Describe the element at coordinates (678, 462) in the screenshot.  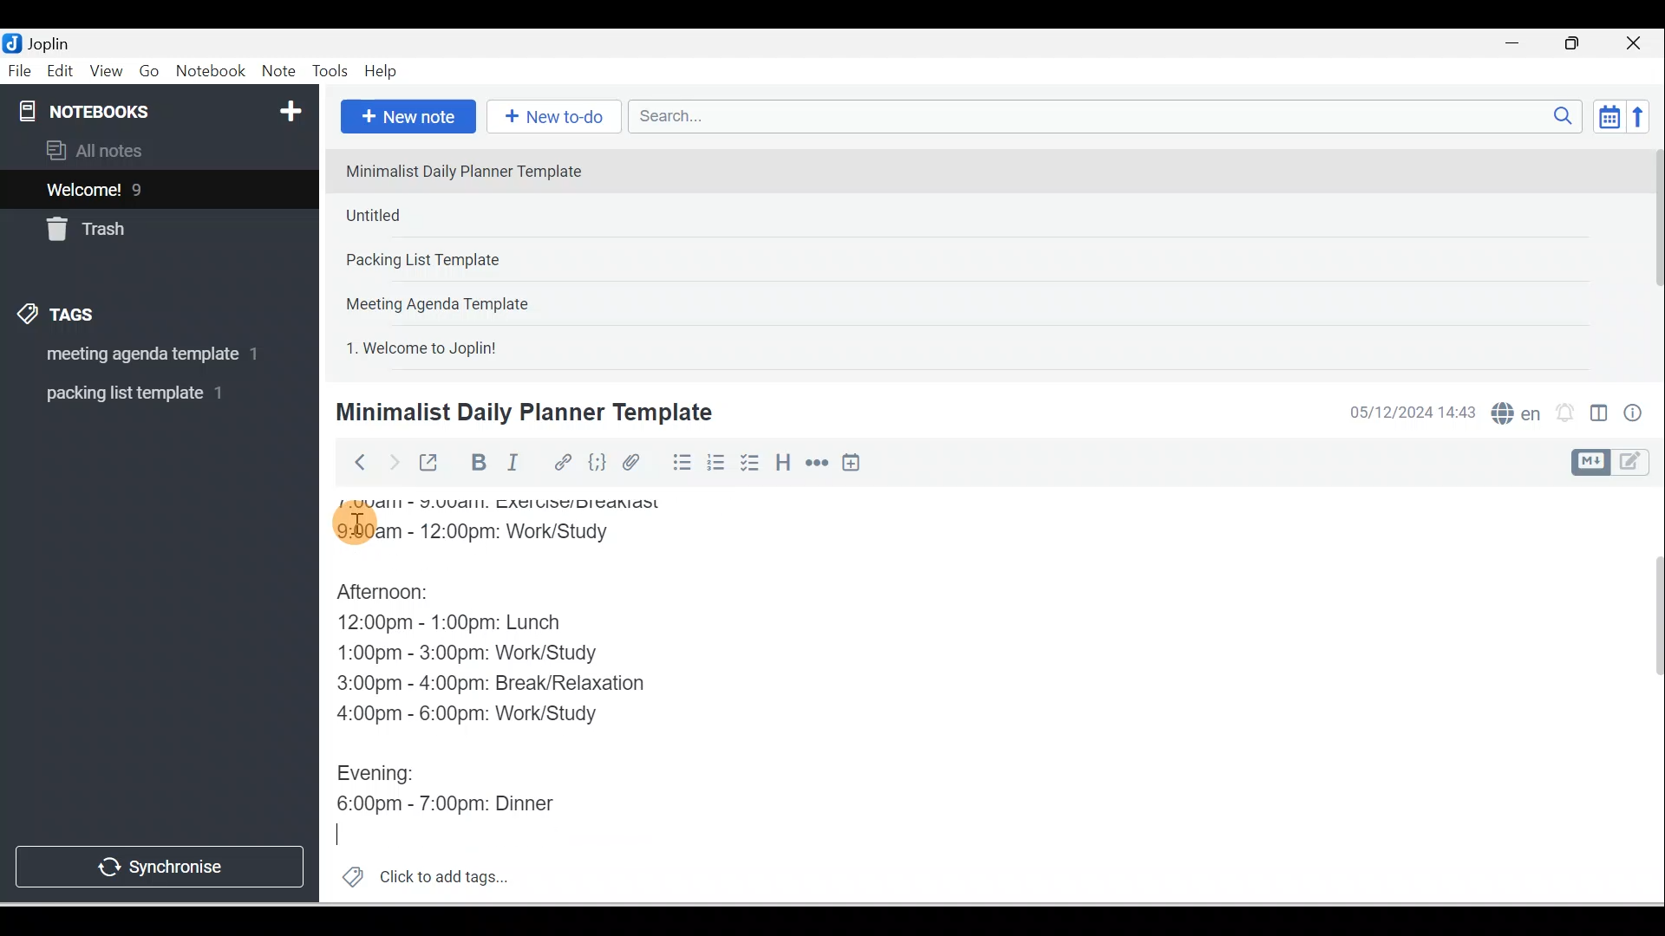
I see `Bulleted list` at that location.